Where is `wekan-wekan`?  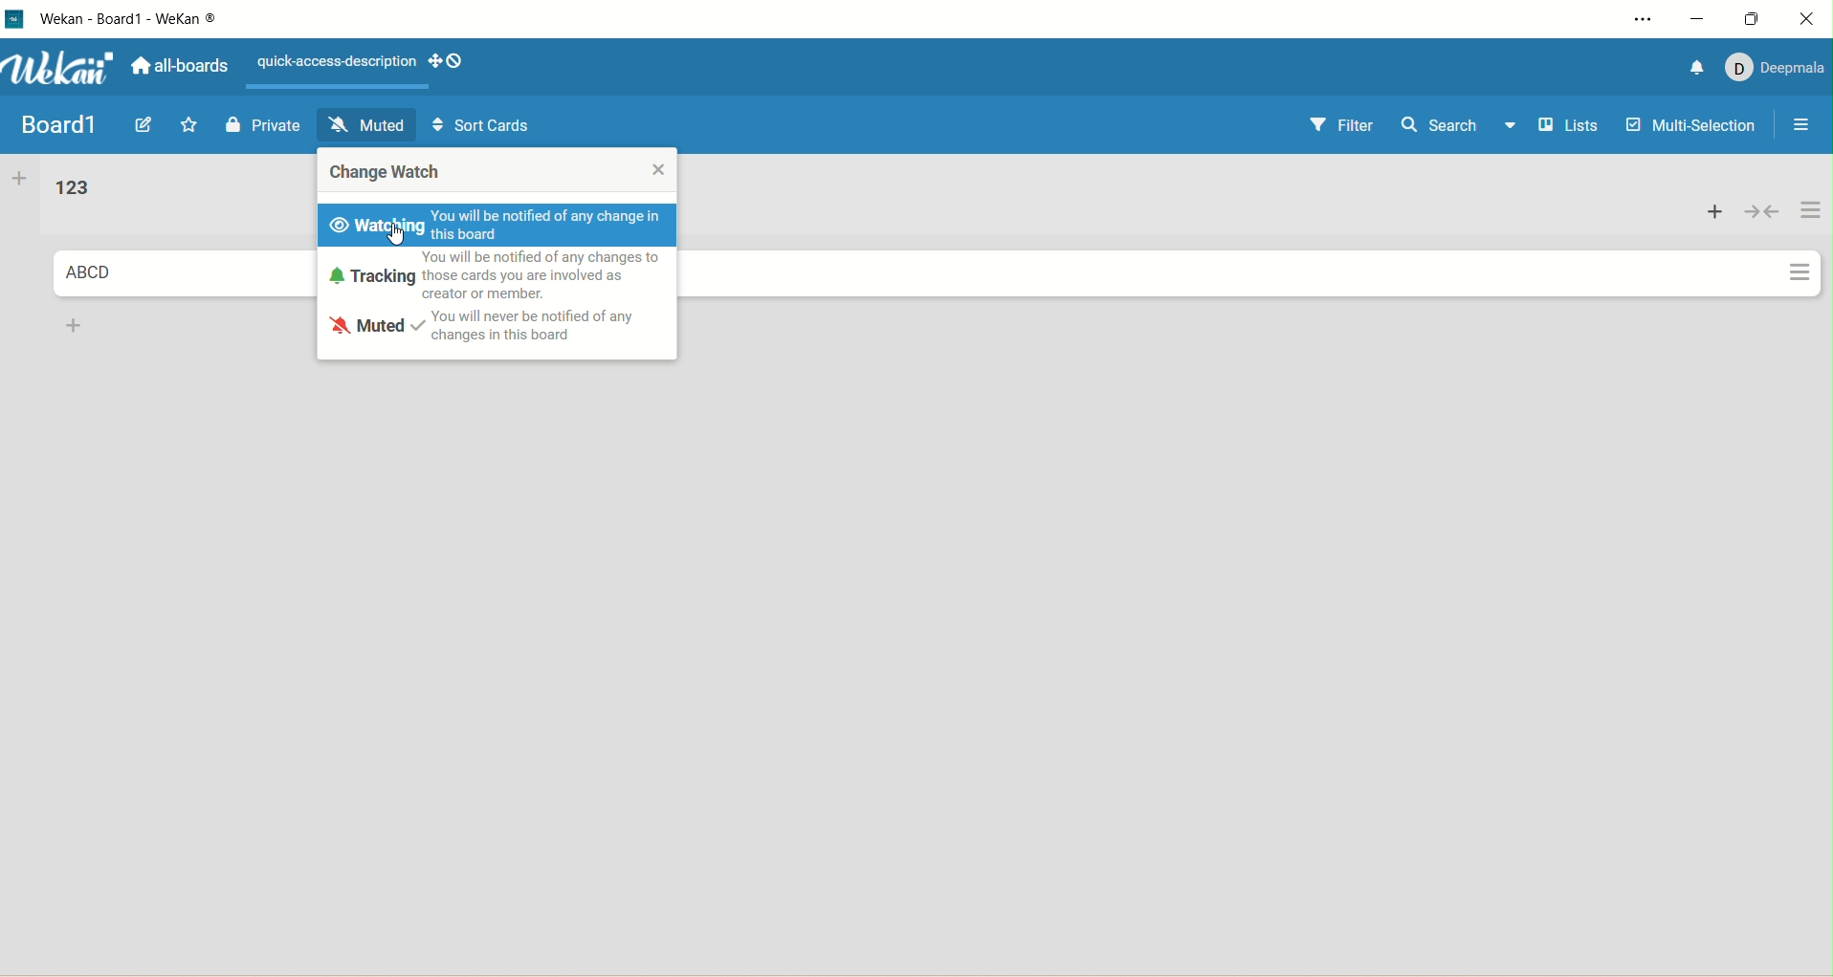 wekan-wekan is located at coordinates (130, 19).